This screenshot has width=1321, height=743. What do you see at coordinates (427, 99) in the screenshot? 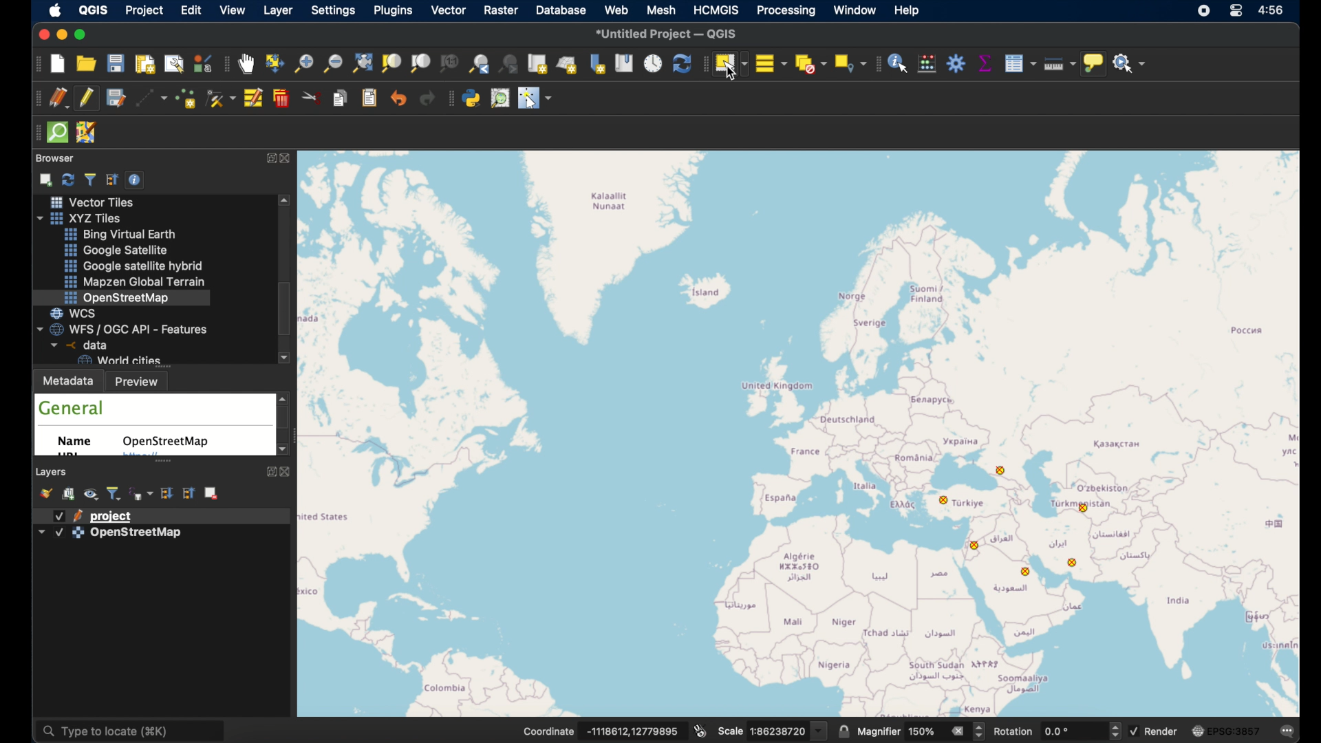
I see `redo` at bounding box center [427, 99].